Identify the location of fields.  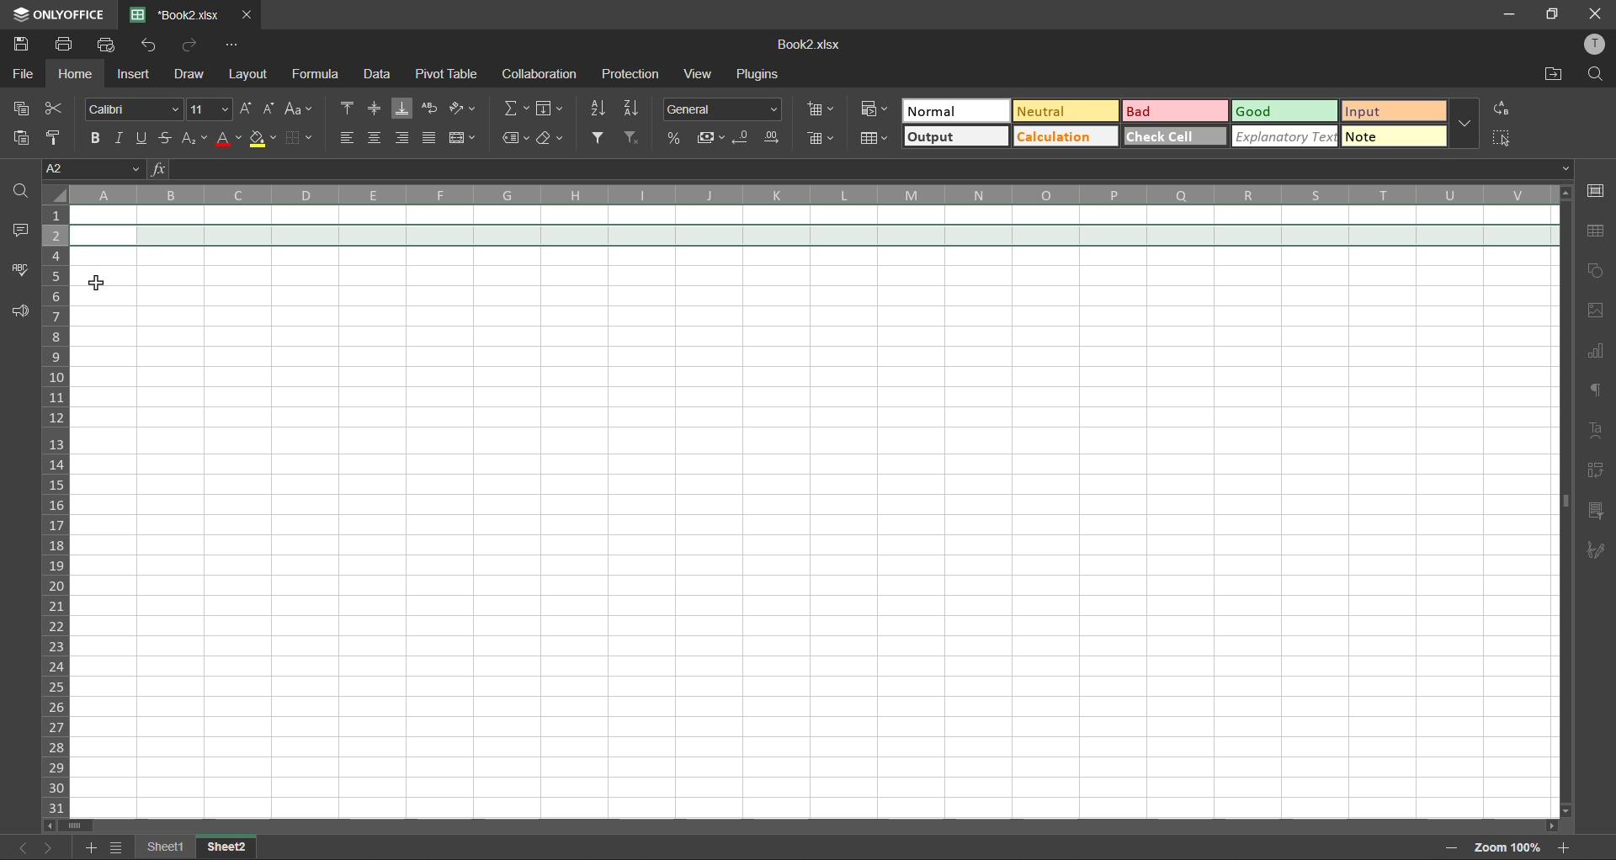
(557, 111).